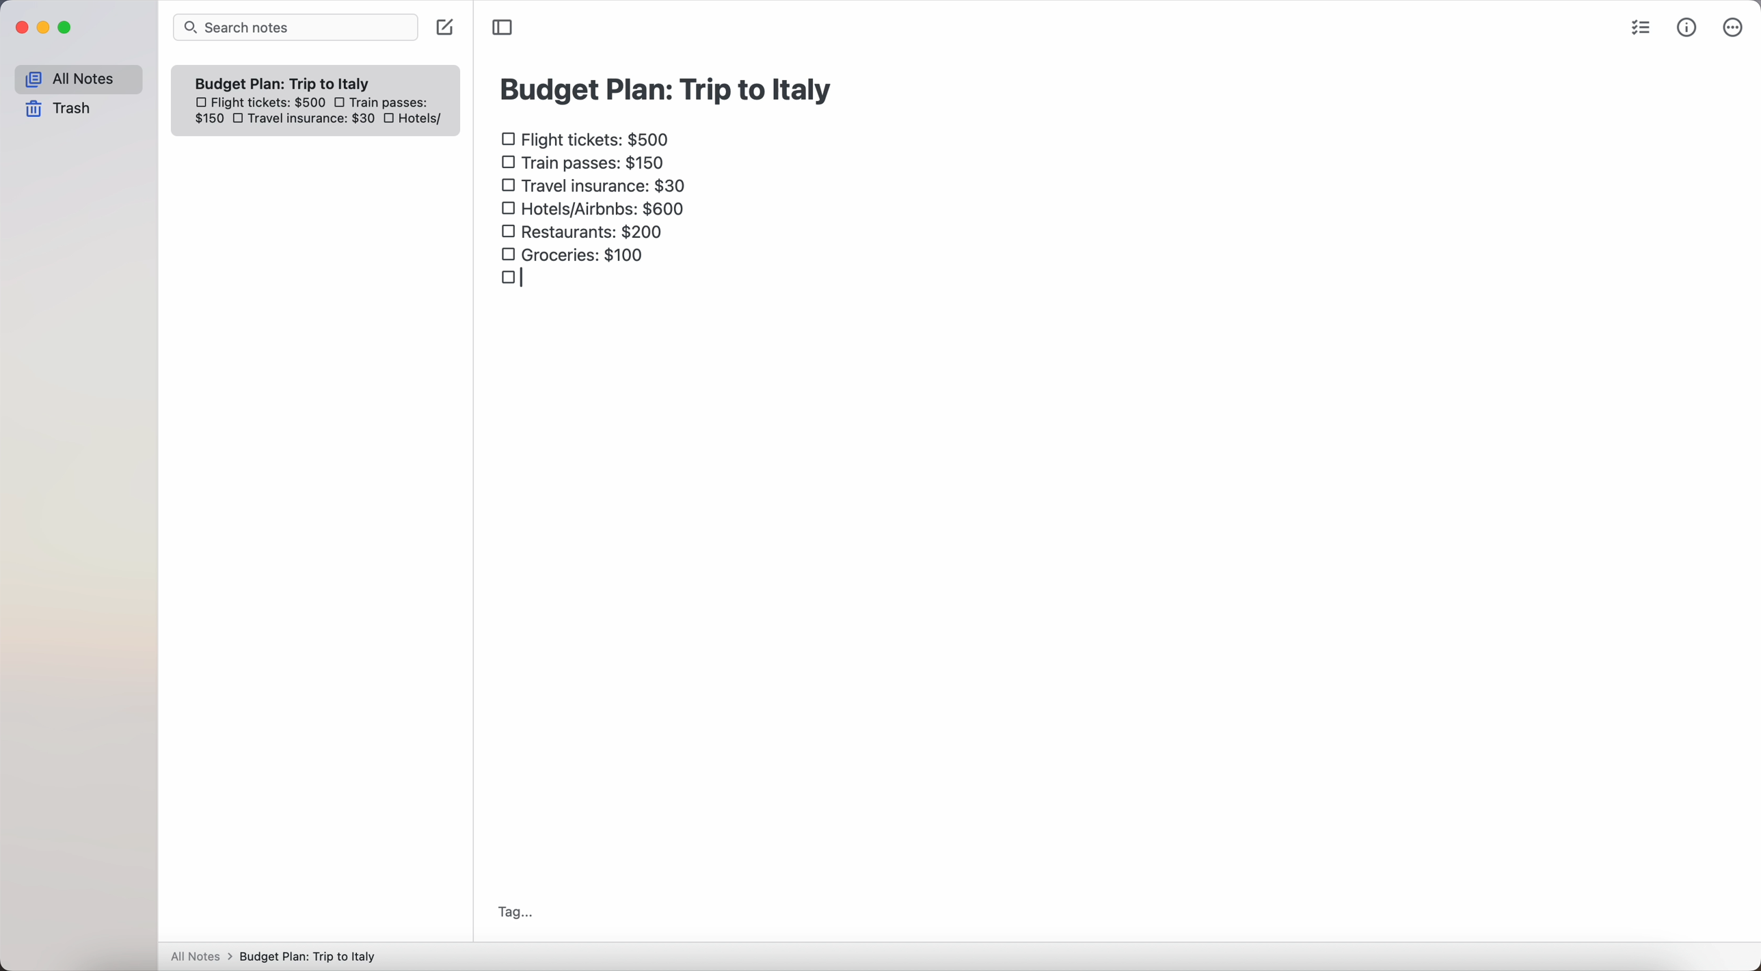 This screenshot has width=1761, height=971. Describe the element at coordinates (59, 109) in the screenshot. I see `trash` at that location.